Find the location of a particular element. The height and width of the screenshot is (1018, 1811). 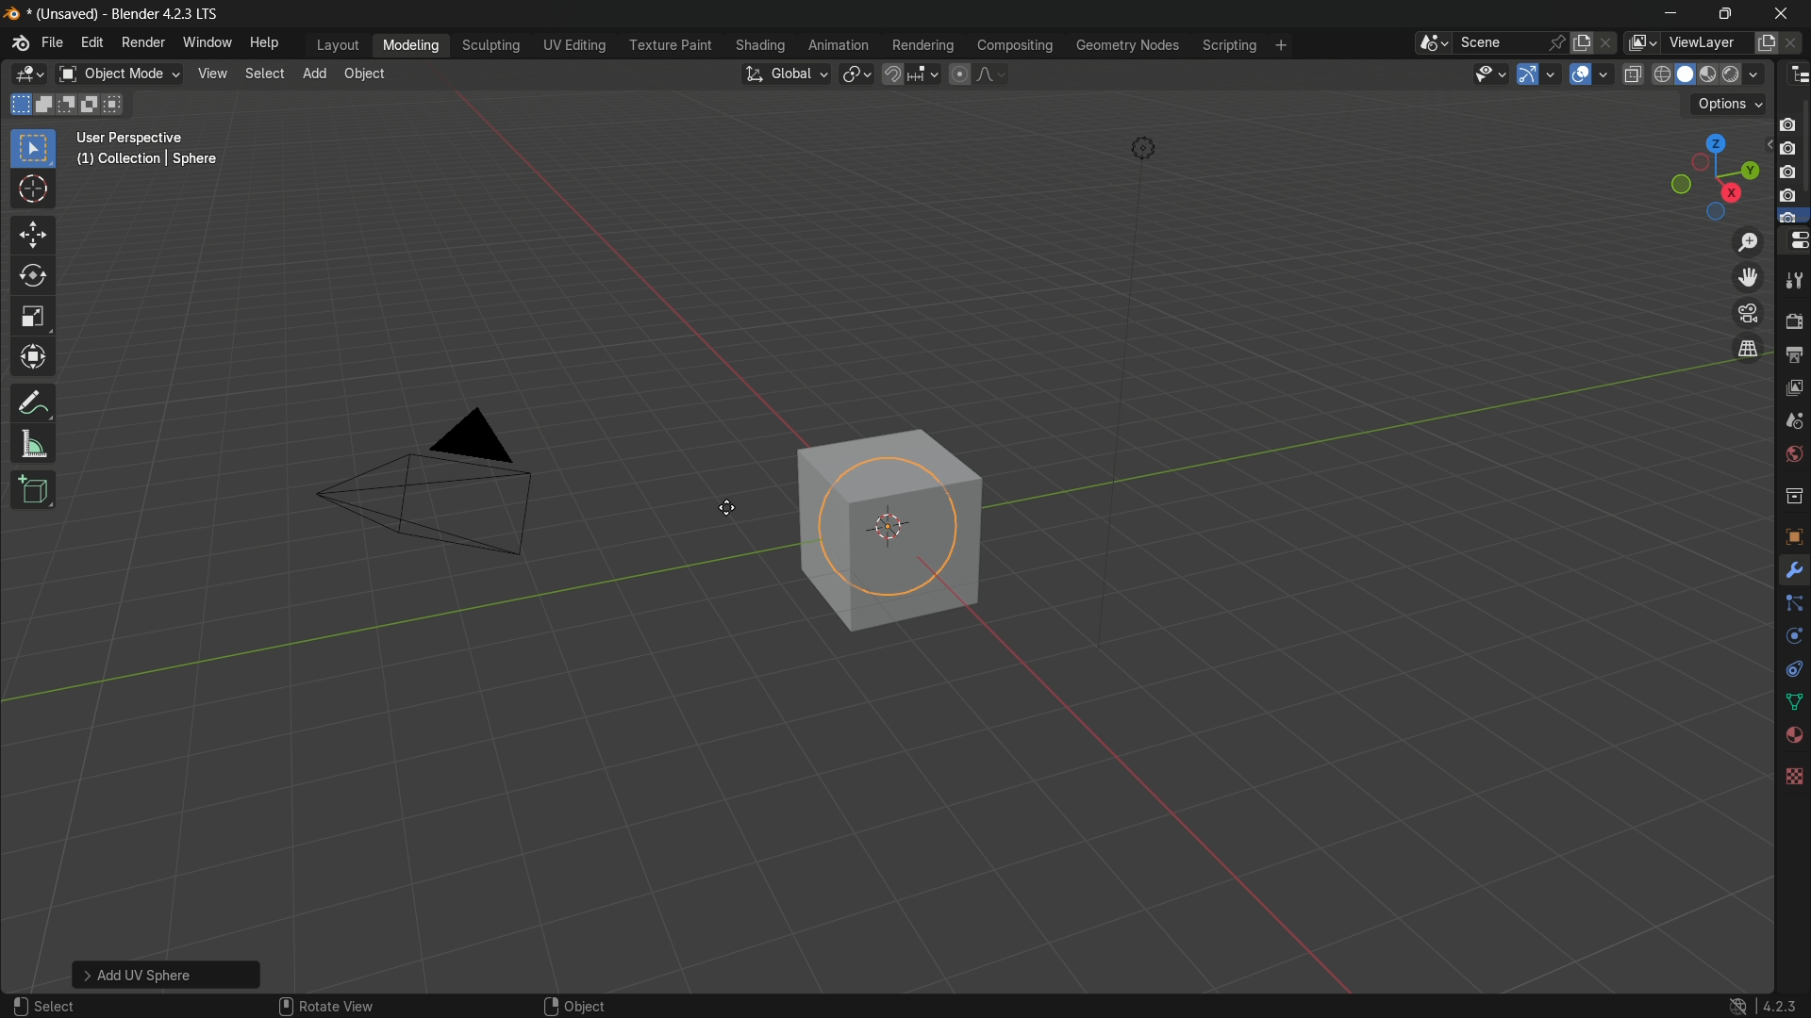

proportional editing falloff is located at coordinates (991, 74).